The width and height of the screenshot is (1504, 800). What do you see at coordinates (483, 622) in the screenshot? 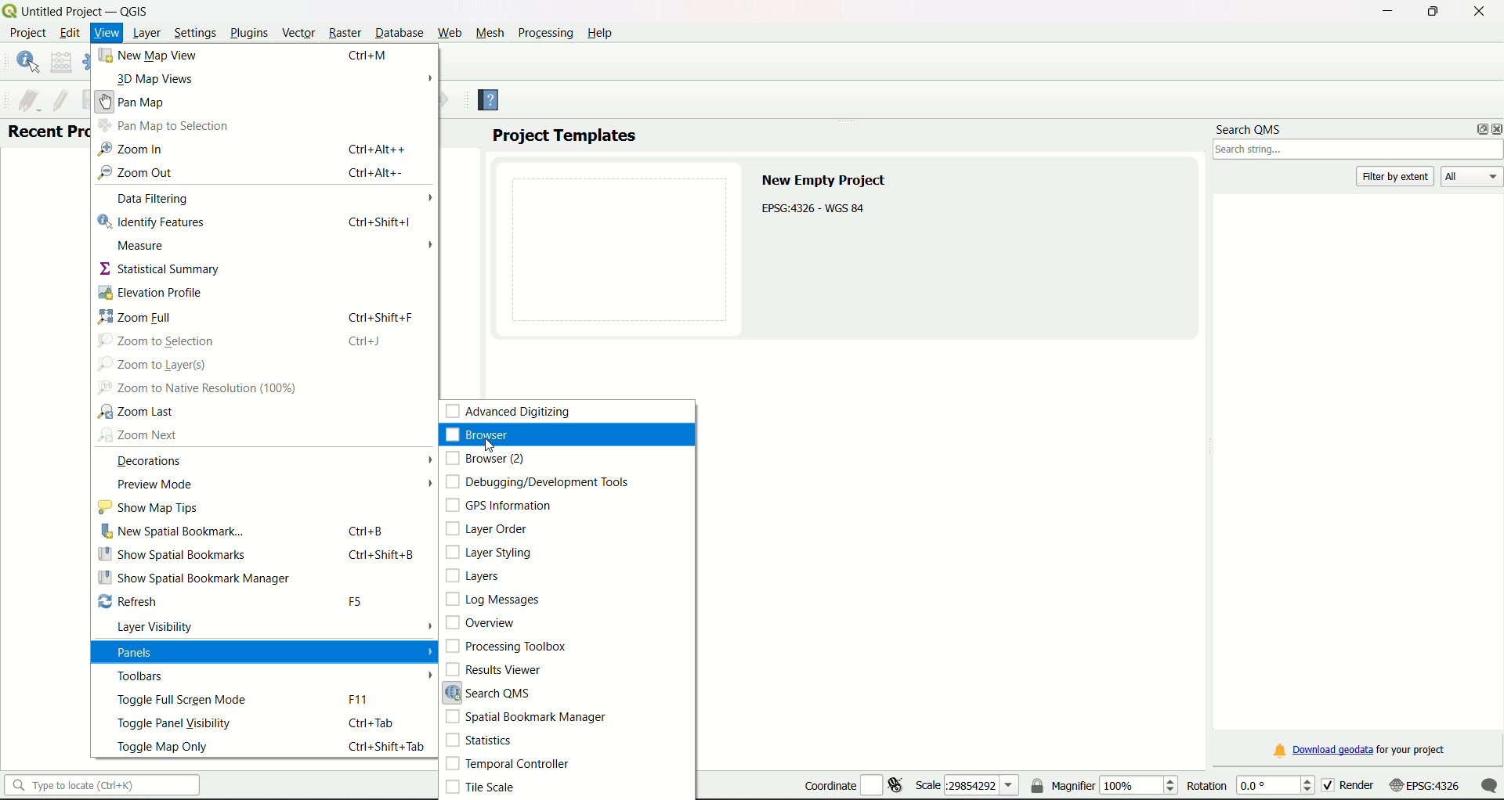
I see `Overview` at bounding box center [483, 622].